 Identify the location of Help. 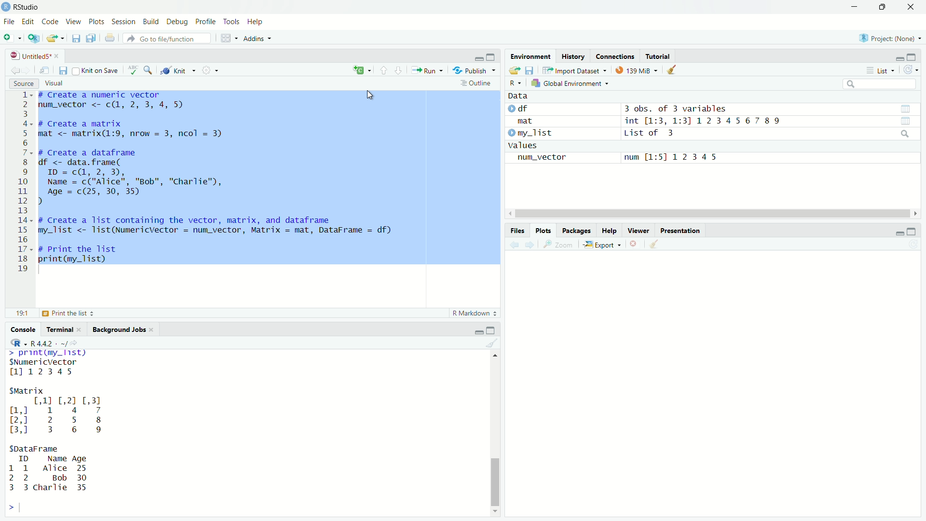
(256, 22).